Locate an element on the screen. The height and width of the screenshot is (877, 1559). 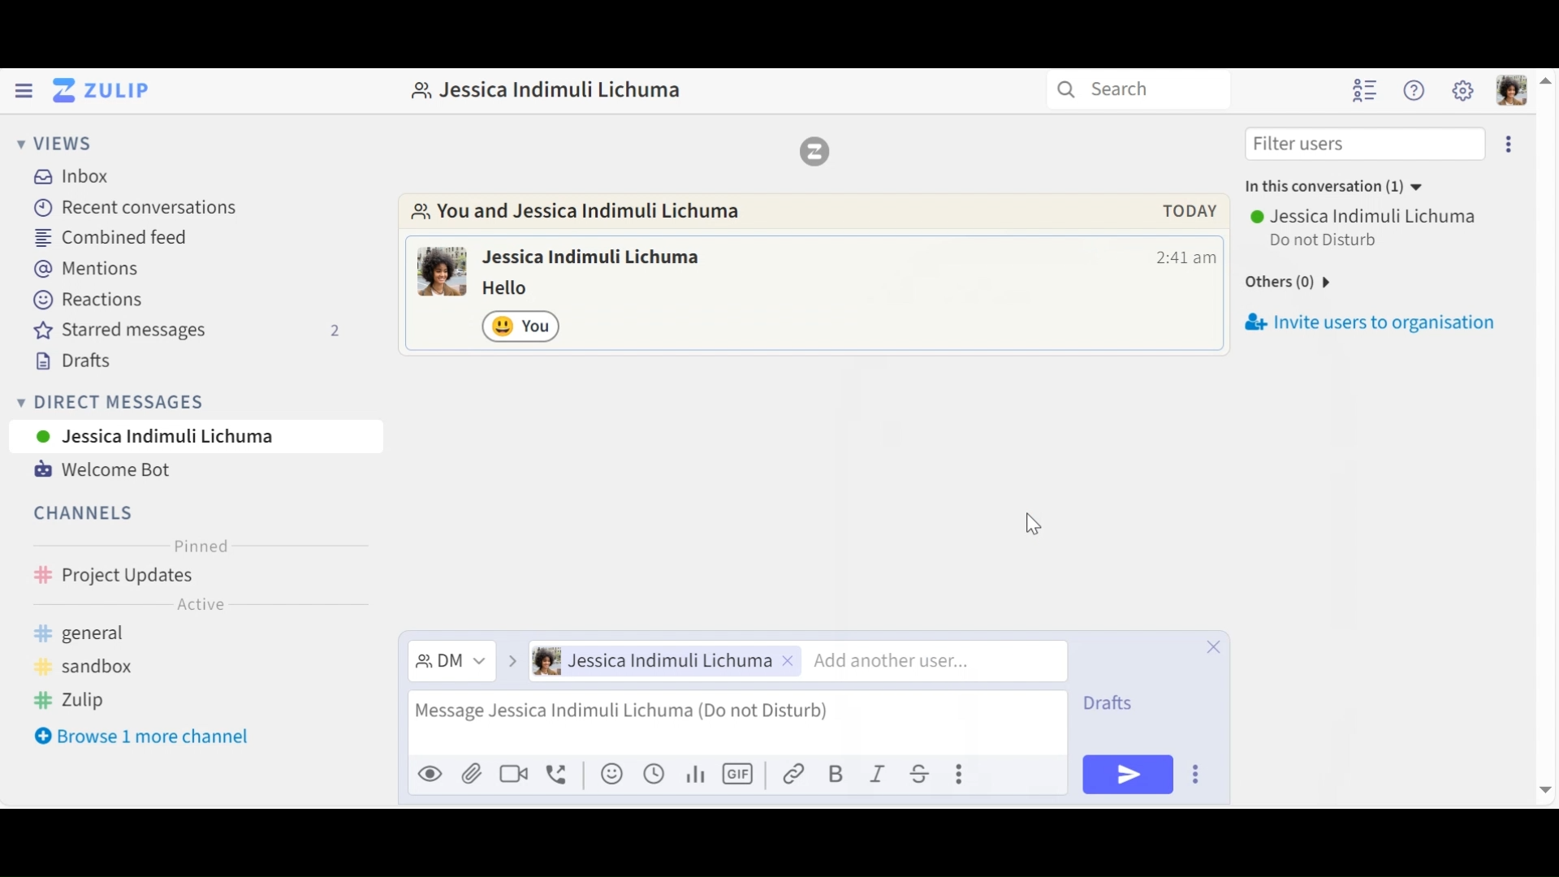
Go to Direct Message with this user is located at coordinates (588, 214).